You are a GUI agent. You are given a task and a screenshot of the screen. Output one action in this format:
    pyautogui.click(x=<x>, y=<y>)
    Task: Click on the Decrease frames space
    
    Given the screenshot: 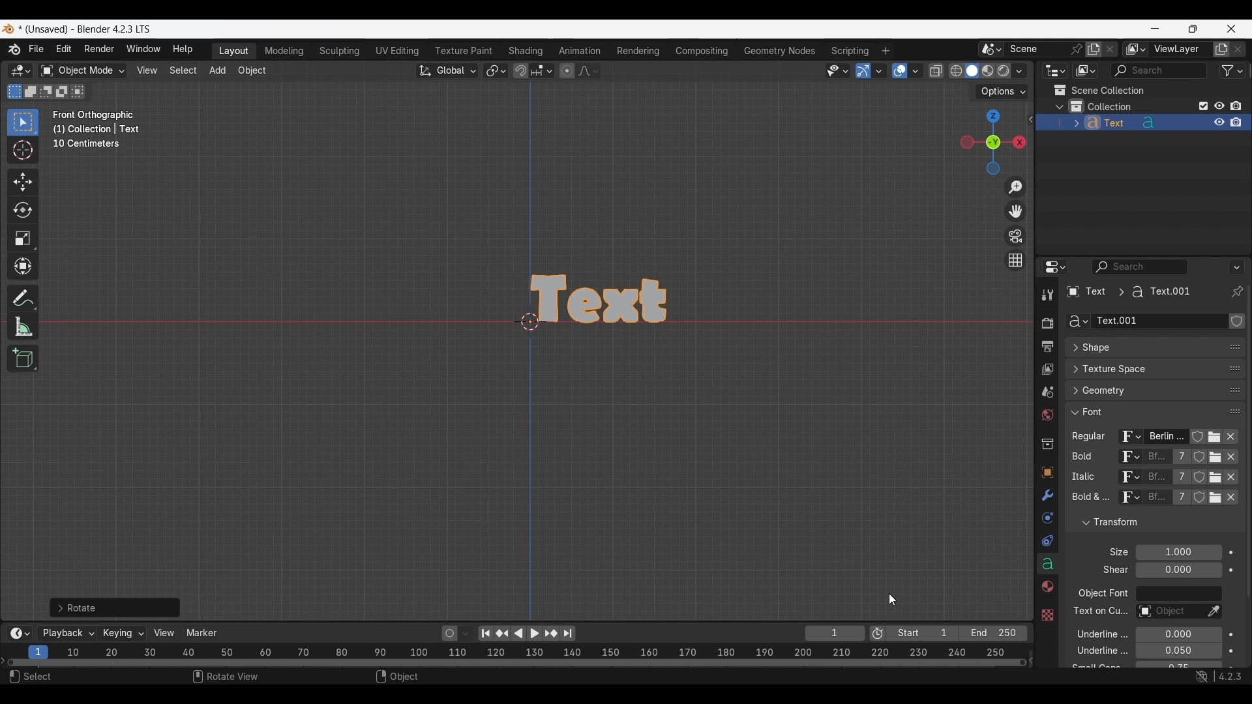 What is the action you would take?
    pyautogui.click(x=1032, y=660)
    